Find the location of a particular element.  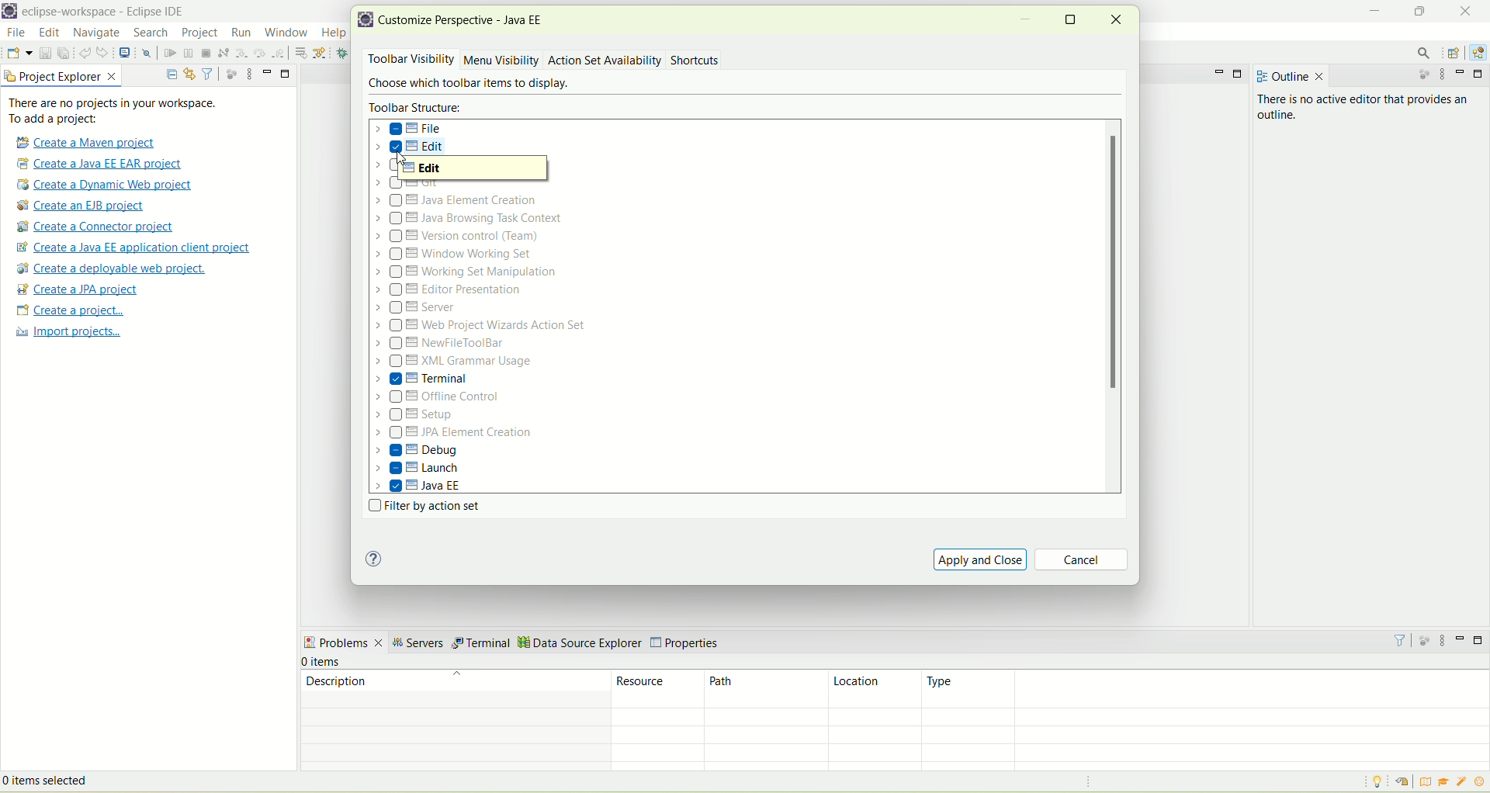

number of items is located at coordinates (334, 662).